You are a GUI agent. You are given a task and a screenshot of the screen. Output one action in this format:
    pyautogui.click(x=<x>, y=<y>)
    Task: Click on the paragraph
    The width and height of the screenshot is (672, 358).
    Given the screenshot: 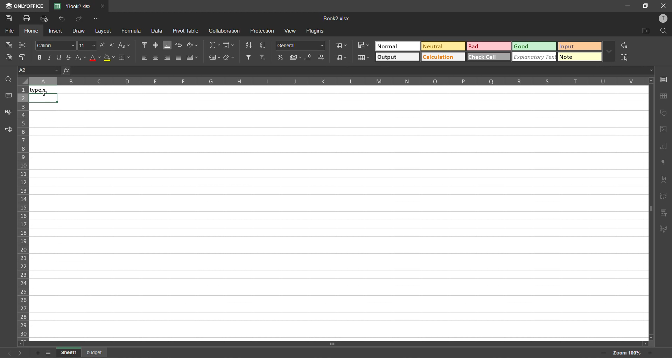 What is the action you would take?
    pyautogui.click(x=663, y=163)
    